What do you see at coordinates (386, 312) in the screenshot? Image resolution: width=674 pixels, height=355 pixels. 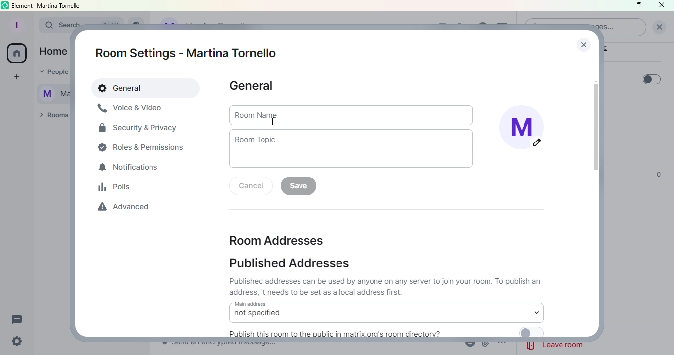 I see `Main address` at bounding box center [386, 312].